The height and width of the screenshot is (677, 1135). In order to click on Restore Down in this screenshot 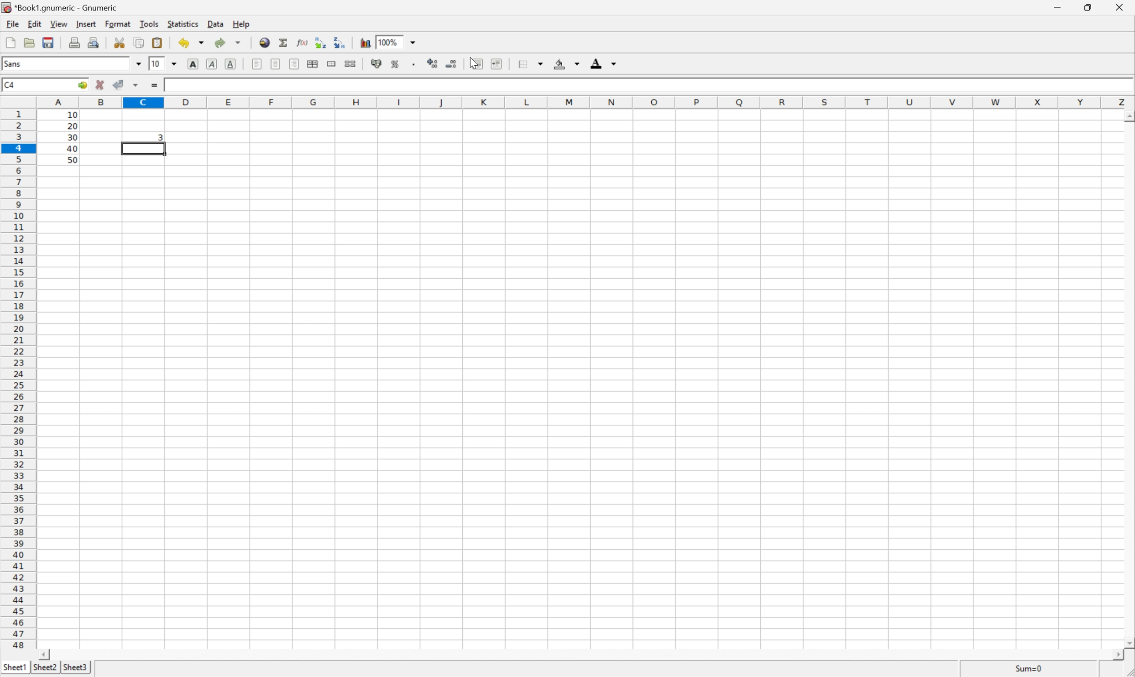, I will do `click(1085, 7)`.